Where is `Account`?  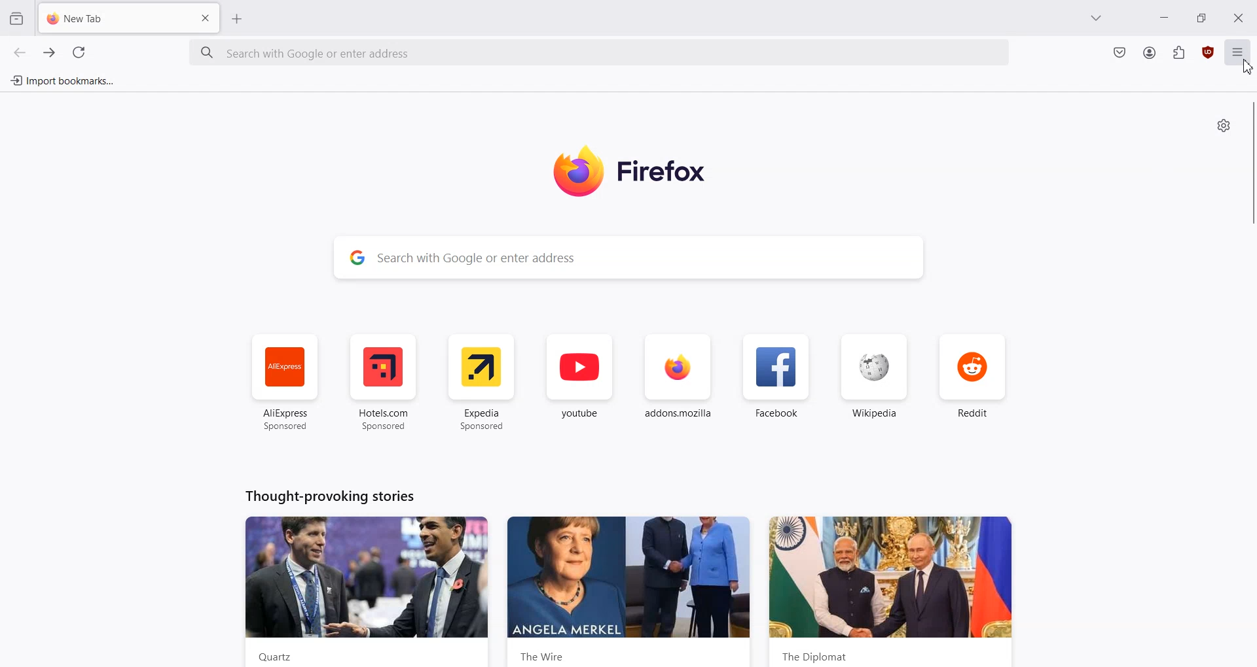
Account is located at coordinates (1149, 53).